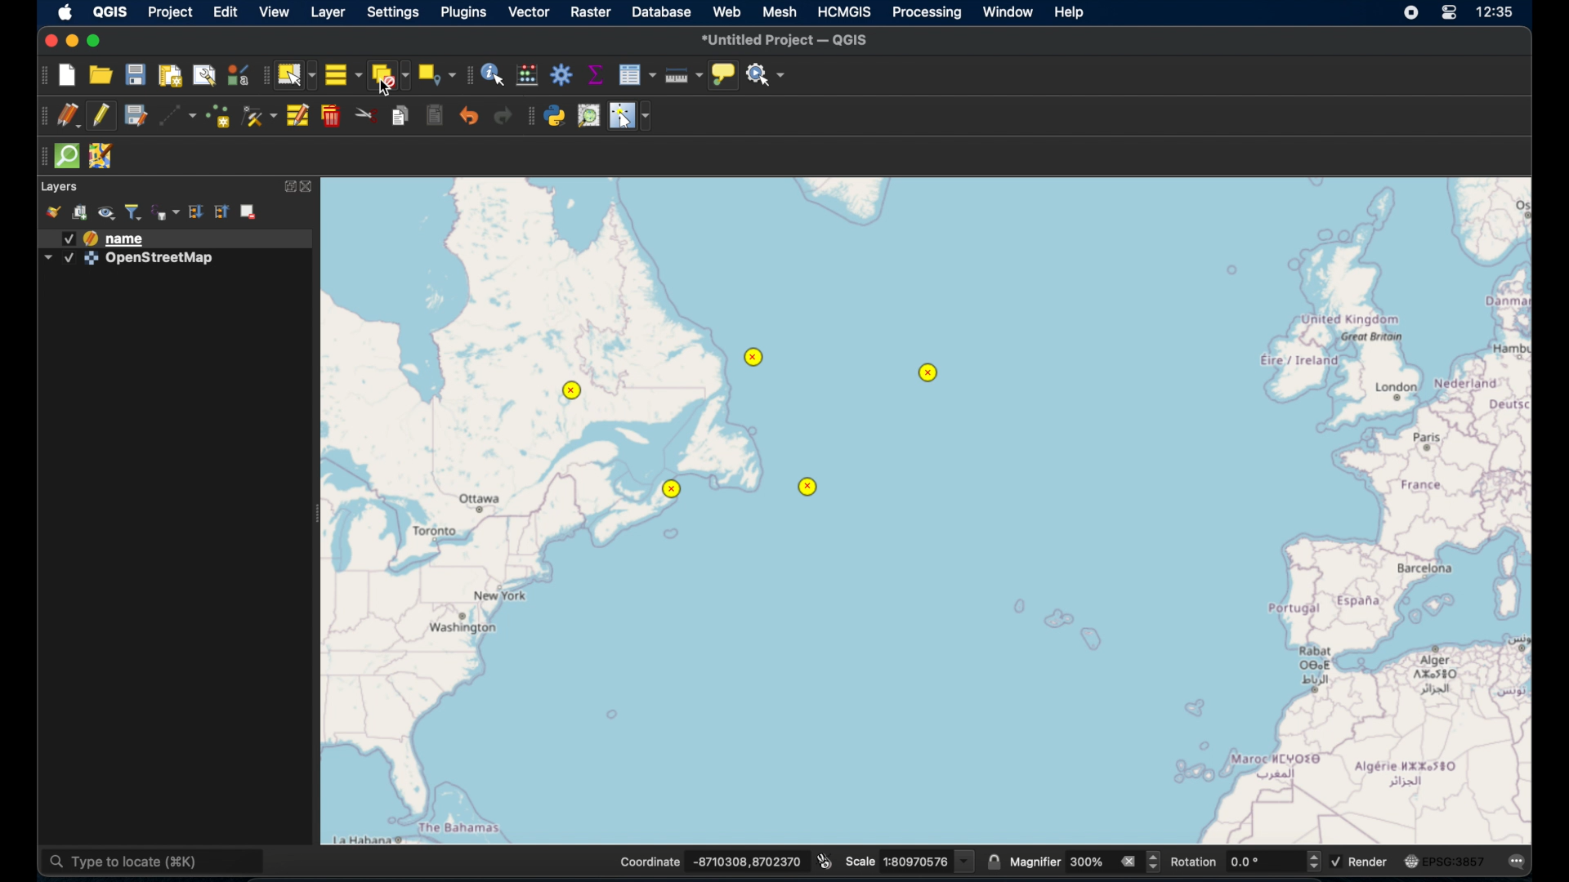  I want to click on close, so click(311, 186).